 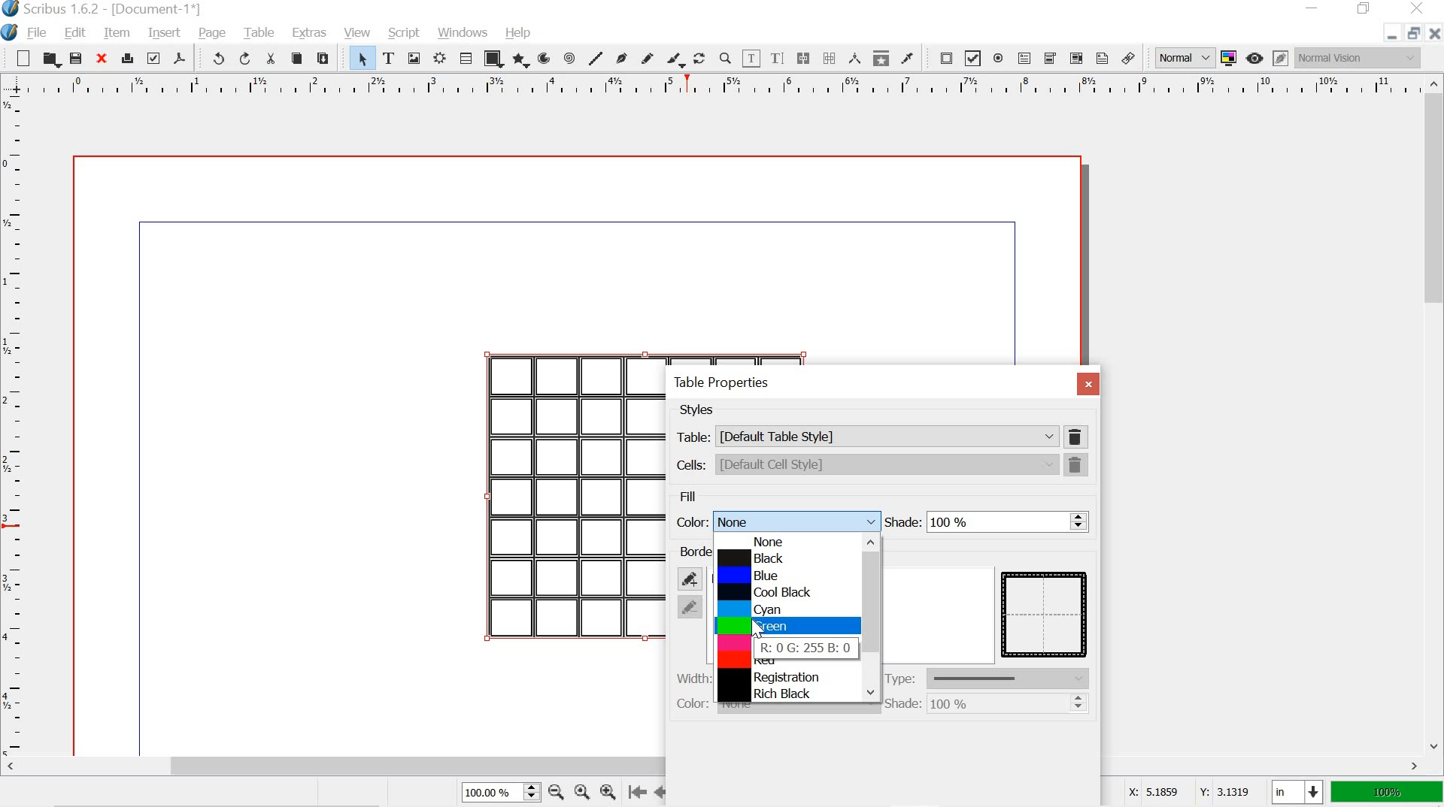 I want to click on close, so click(x=103, y=59).